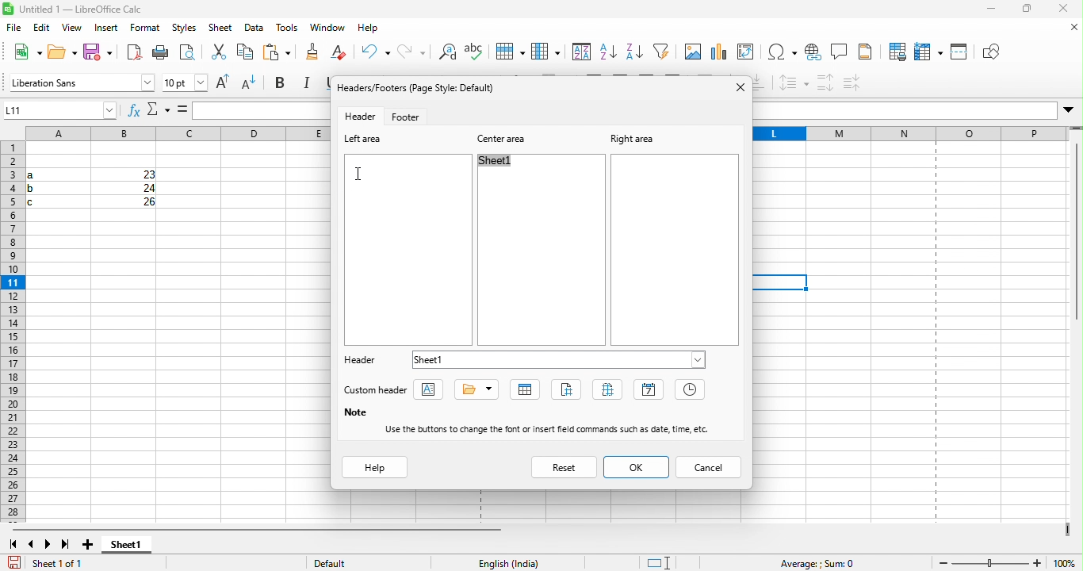 This screenshot has width=1083, height=571. Describe the element at coordinates (607, 389) in the screenshot. I see `pages` at that location.